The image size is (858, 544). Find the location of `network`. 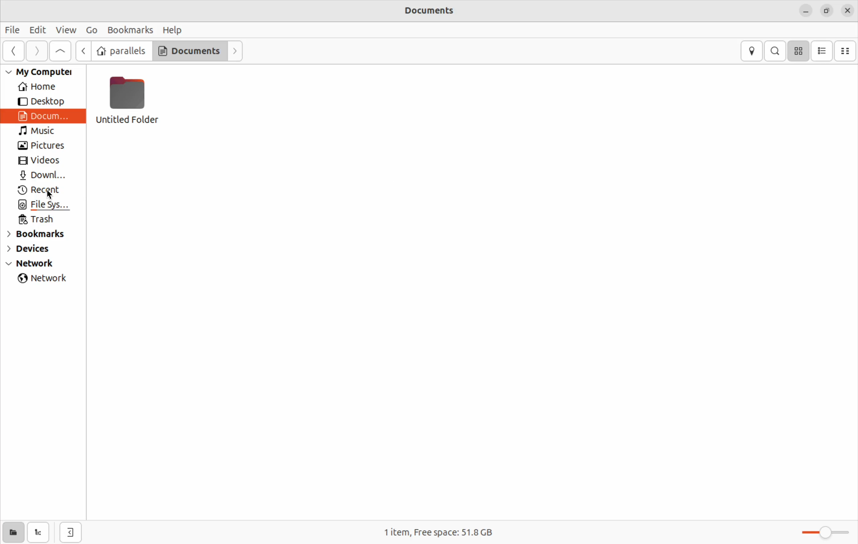

network is located at coordinates (44, 278).